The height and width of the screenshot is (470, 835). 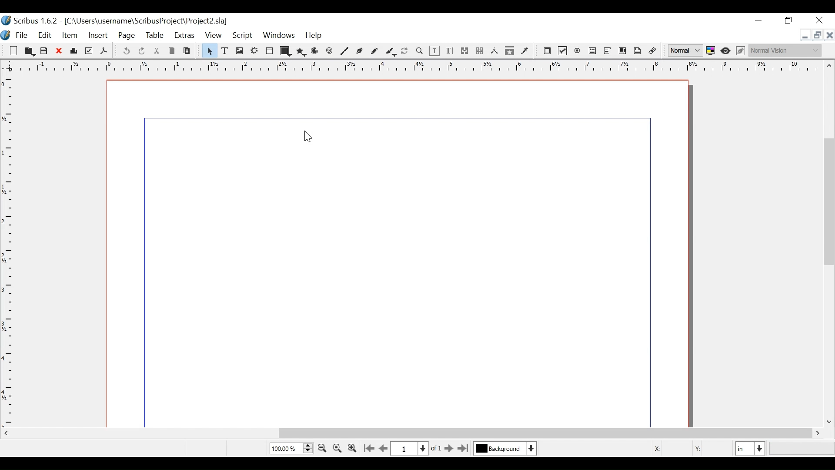 I want to click on Save as PDF, so click(x=104, y=52).